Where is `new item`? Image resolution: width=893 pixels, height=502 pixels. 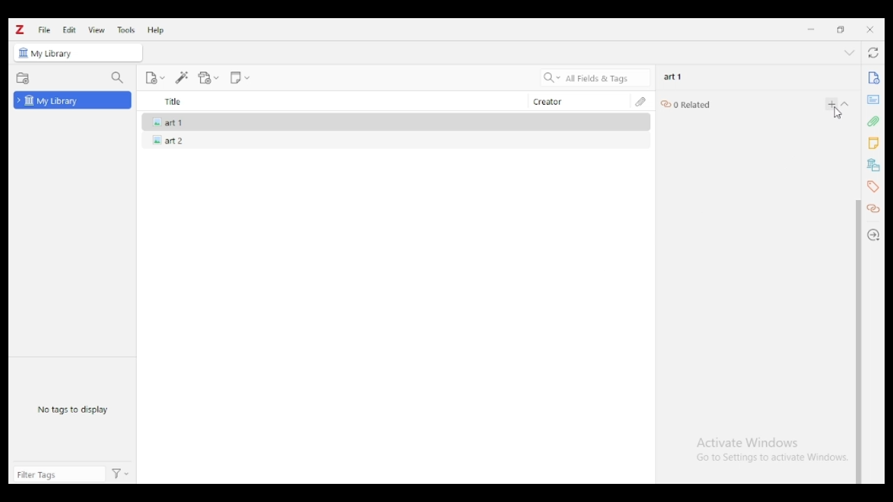
new item is located at coordinates (155, 77).